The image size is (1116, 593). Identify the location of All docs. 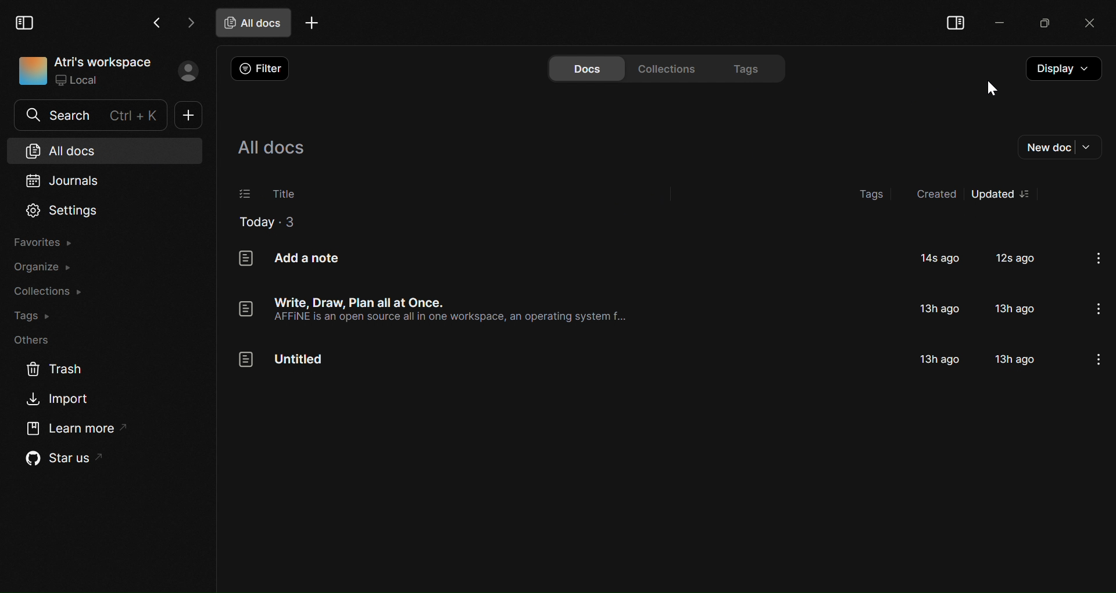
(71, 150).